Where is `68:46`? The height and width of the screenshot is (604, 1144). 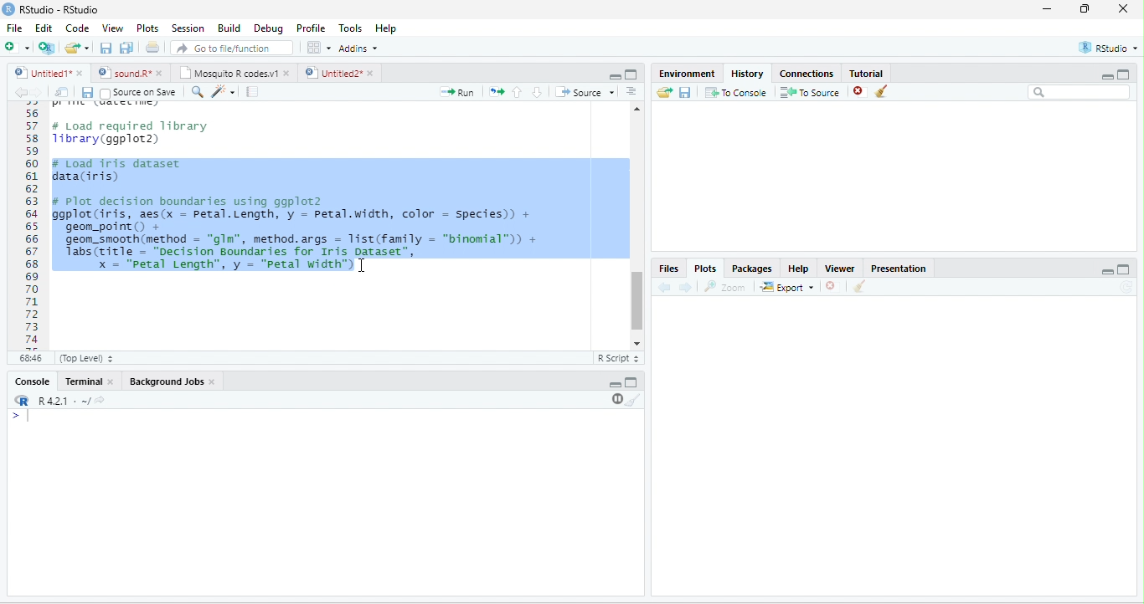 68:46 is located at coordinates (30, 358).